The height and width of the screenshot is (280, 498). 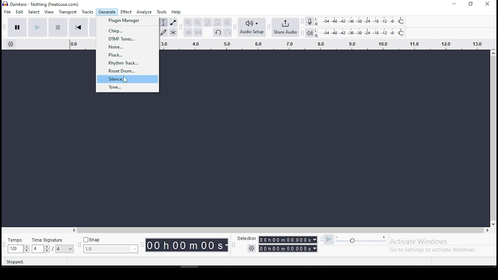 I want to click on stopped, so click(x=14, y=262).